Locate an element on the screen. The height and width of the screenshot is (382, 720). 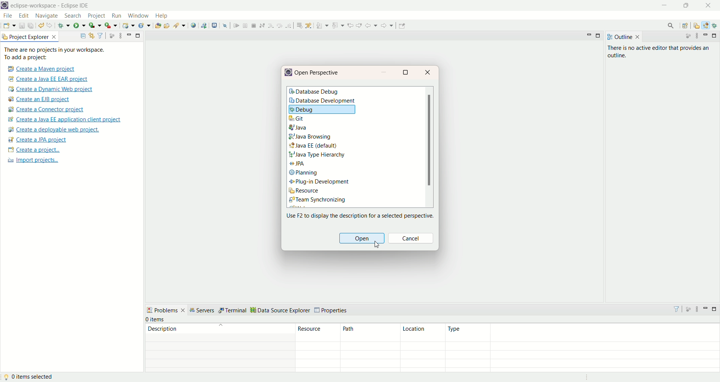
description is located at coordinates (217, 349).